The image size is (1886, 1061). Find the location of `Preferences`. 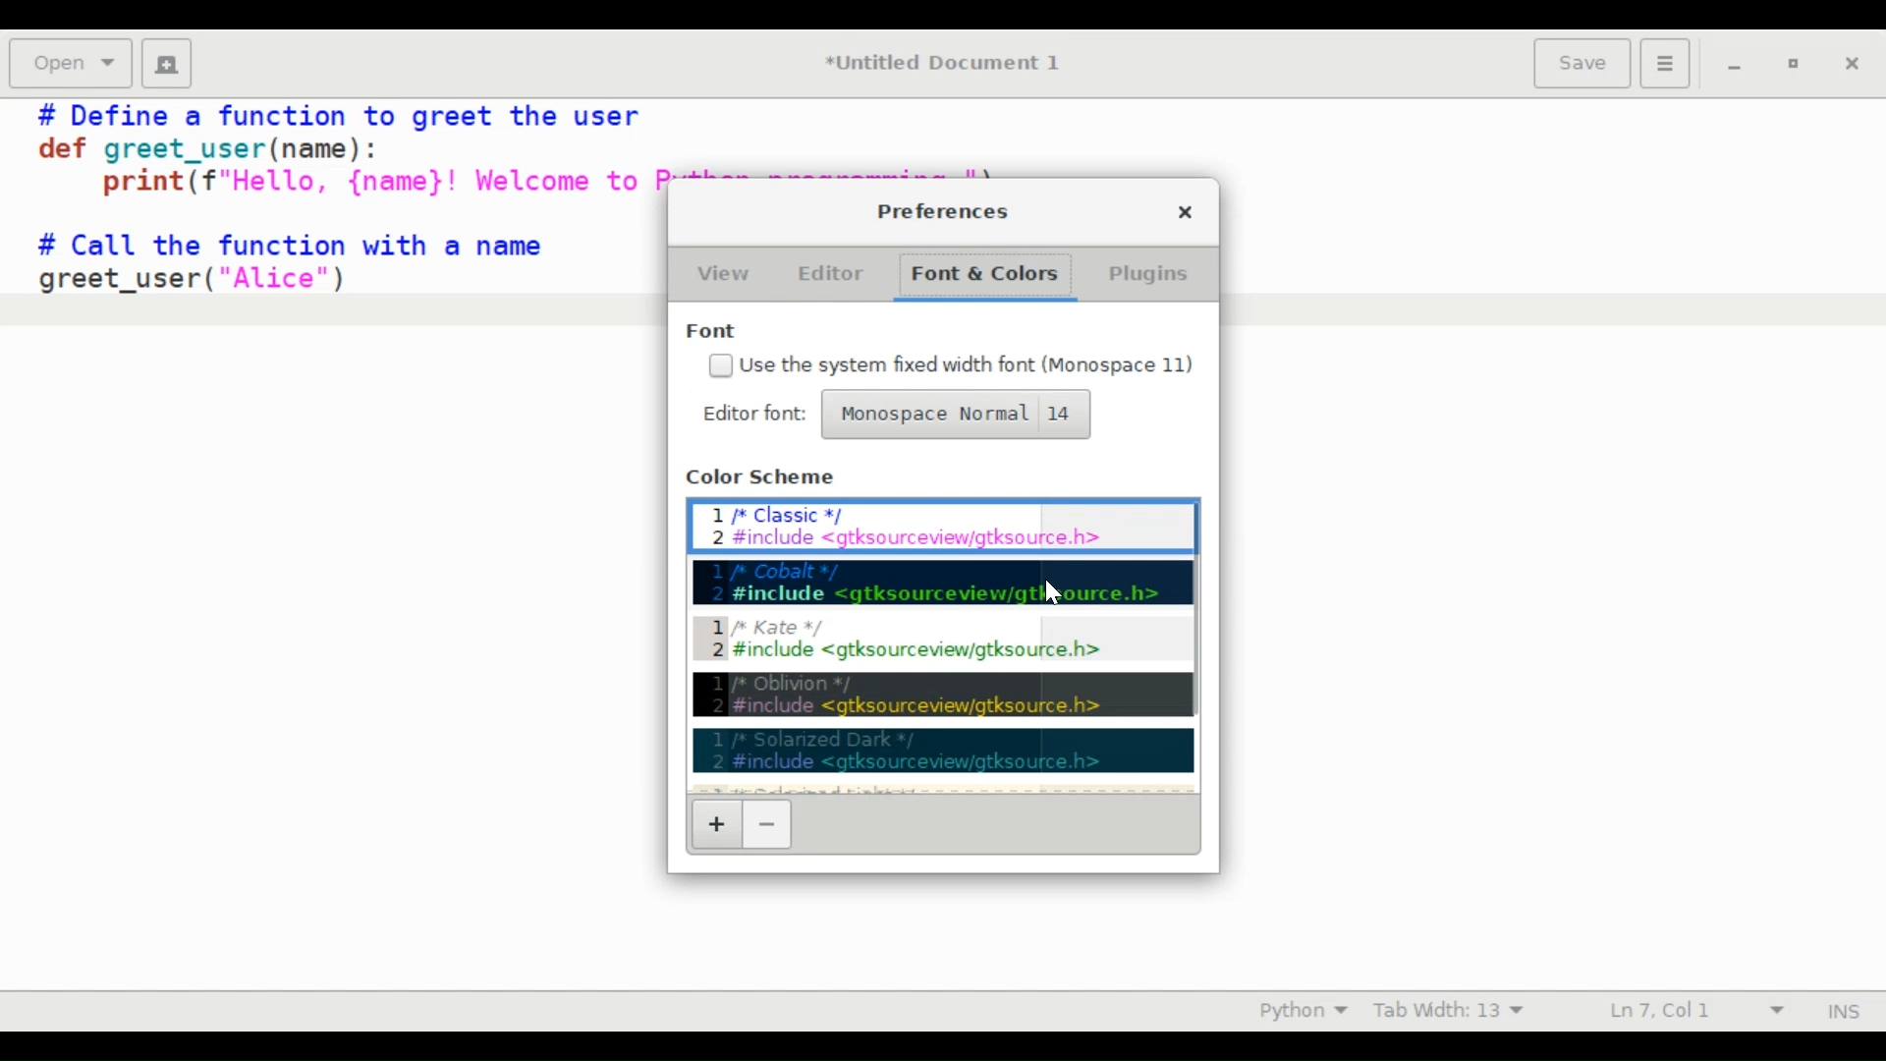

Preferences is located at coordinates (945, 212).